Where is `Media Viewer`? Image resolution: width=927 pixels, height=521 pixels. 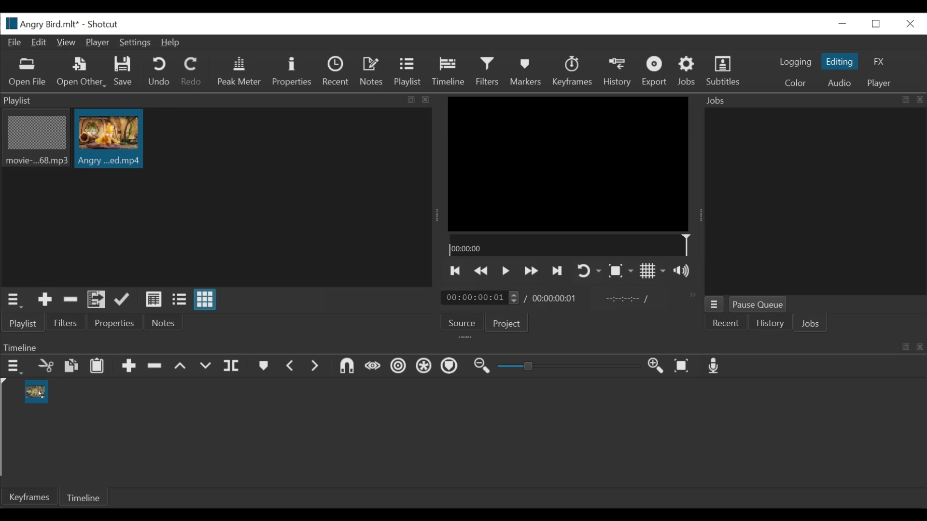
Media Viewer is located at coordinates (569, 163).